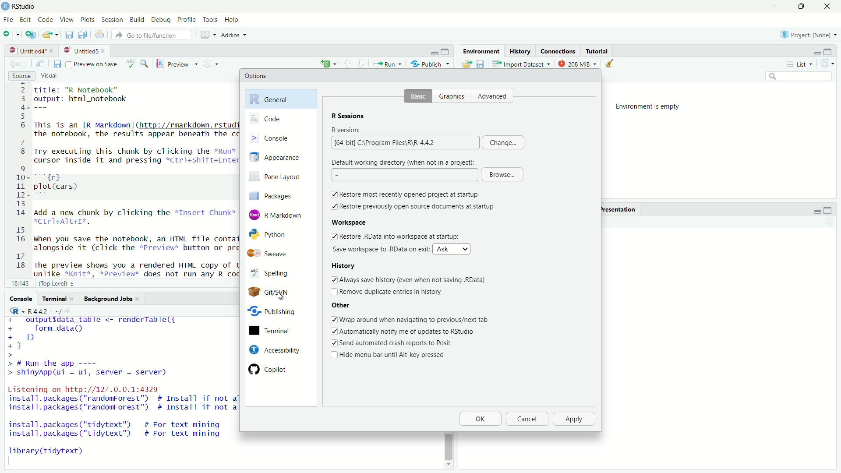  What do you see at coordinates (466, 64) in the screenshot?
I see `Load WorSpace` at bounding box center [466, 64].